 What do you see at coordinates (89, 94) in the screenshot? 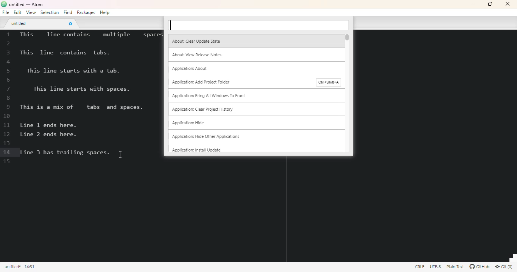
I see `demo text` at bounding box center [89, 94].